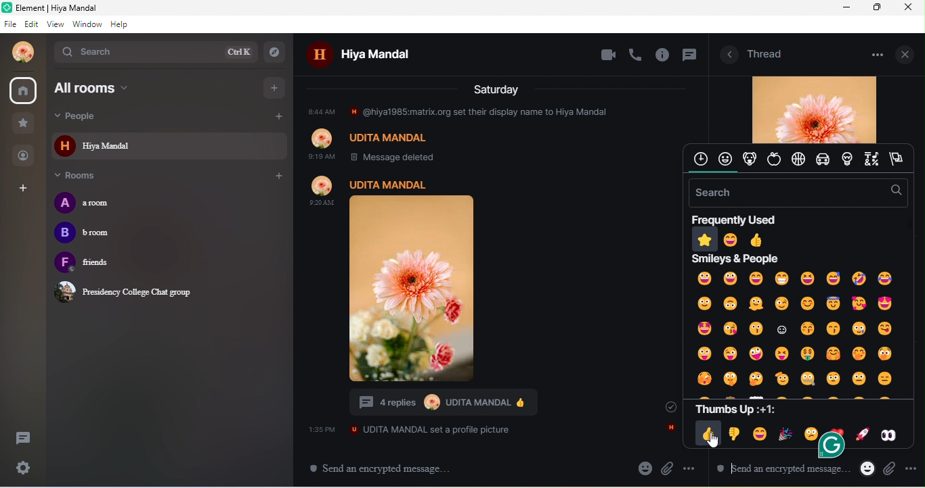 Image resolution: width=925 pixels, height=488 pixels. Describe the element at coordinates (777, 472) in the screenshot. I see `send an encrypted message` at that location.